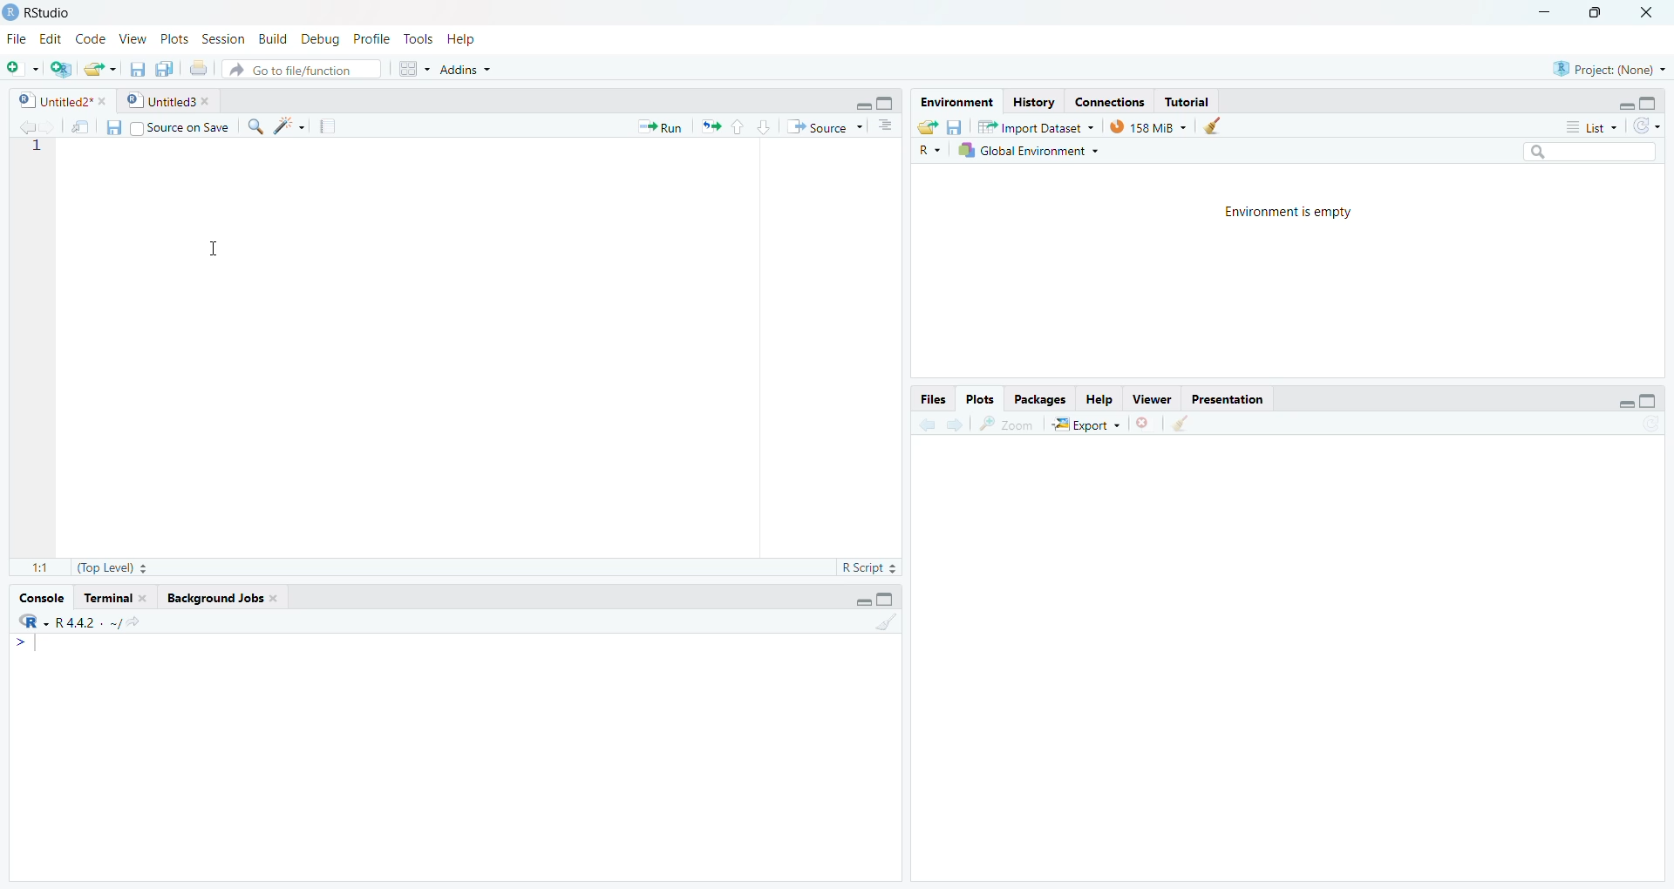 The height and width of the screenshot is (889, 1674). I want to click on Session, so click(219, 37).